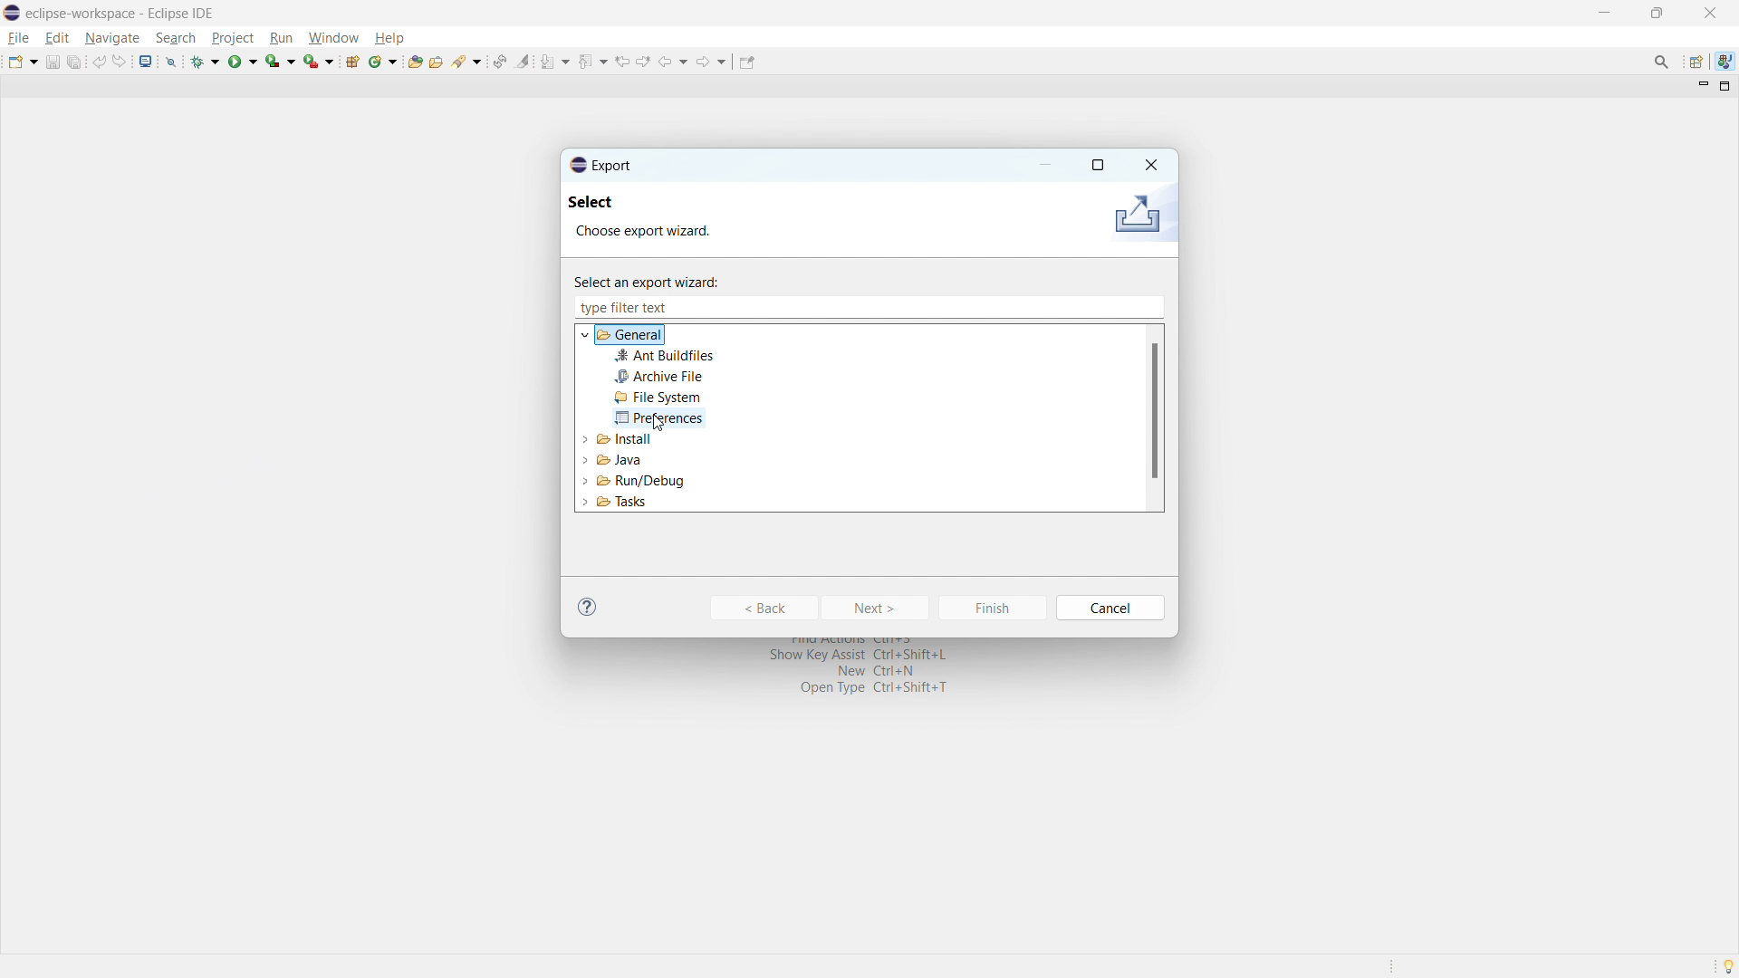 This screenshot has height=978, width=1739. I want to click on toggle ant editor auto reconcile, so click(499, 61).